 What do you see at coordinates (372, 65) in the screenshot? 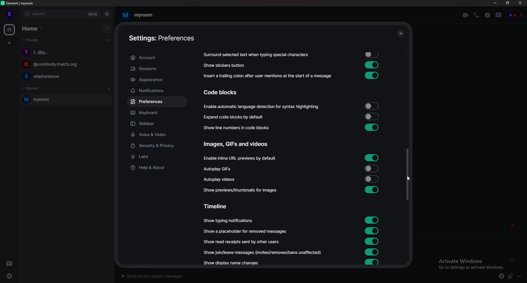
I see `toggle` at bounding box center [372, 65].